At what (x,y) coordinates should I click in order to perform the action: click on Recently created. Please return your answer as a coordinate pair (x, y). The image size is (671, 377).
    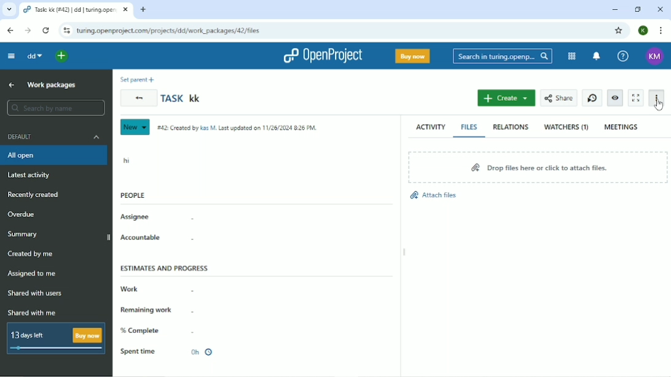
    Looking at the image, I should click on (34, 195).